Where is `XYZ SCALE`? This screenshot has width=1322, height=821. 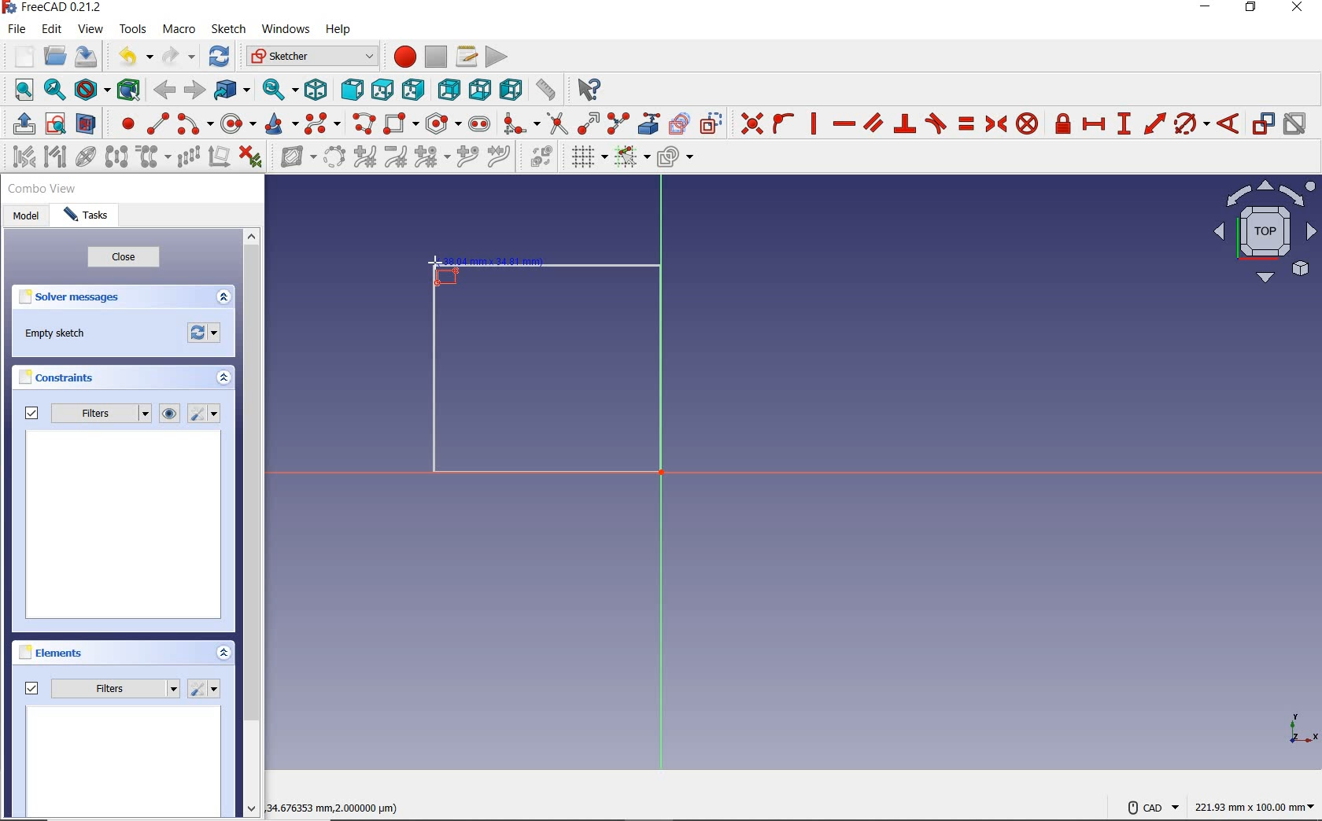 XYZ SCALE is located at coordinates (1302, 729).